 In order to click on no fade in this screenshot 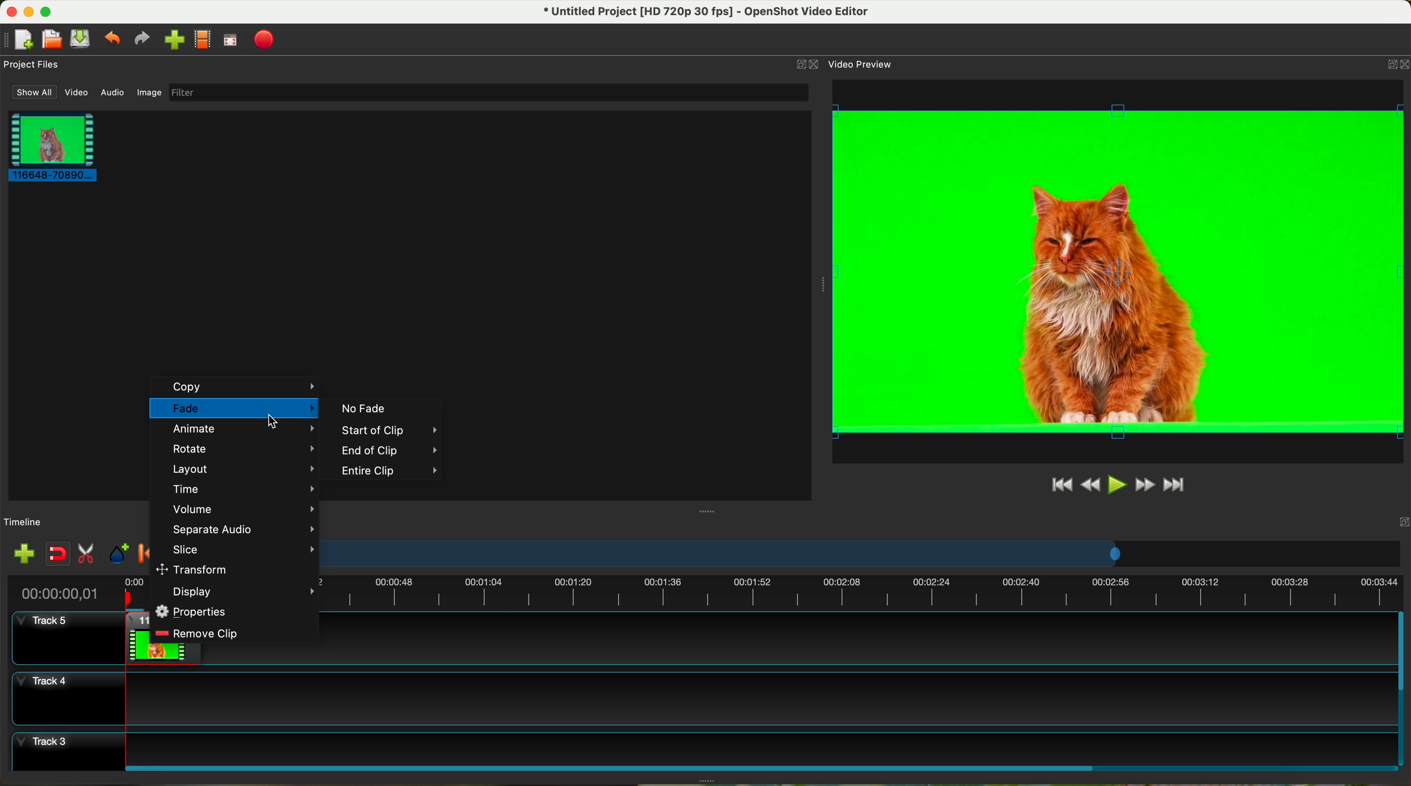, I will do `click(362, 408)`.